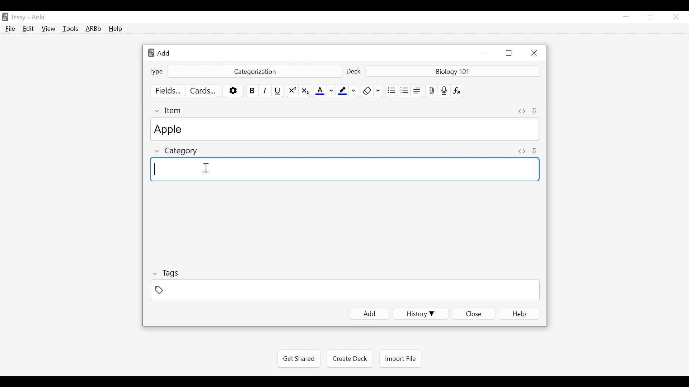 This screenshot has height=387, width=689. Describe the element at coordinates (625, 17) in the screenshot. I see `minimize` at that location.